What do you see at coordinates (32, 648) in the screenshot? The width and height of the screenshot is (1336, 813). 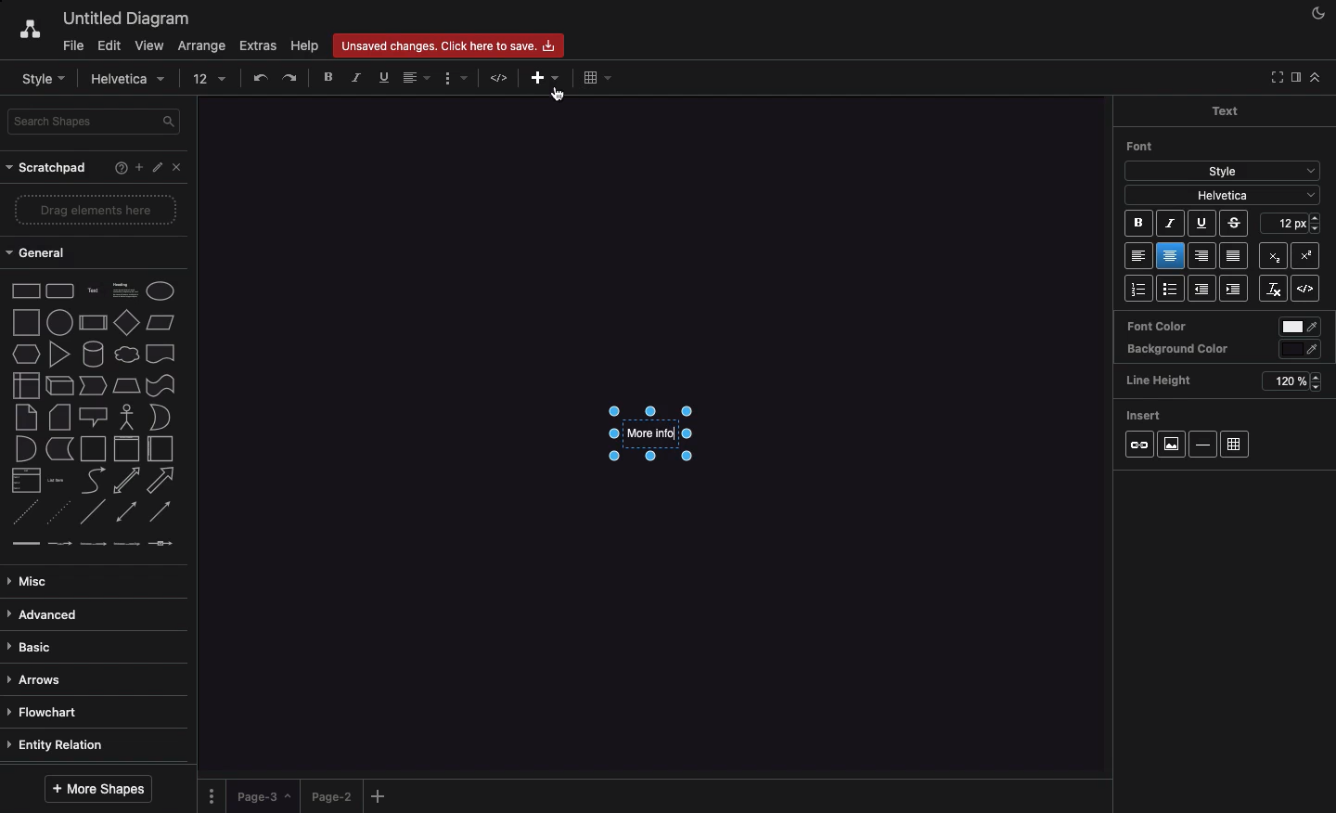 I see `Basic` at bounding box center [32, 648].